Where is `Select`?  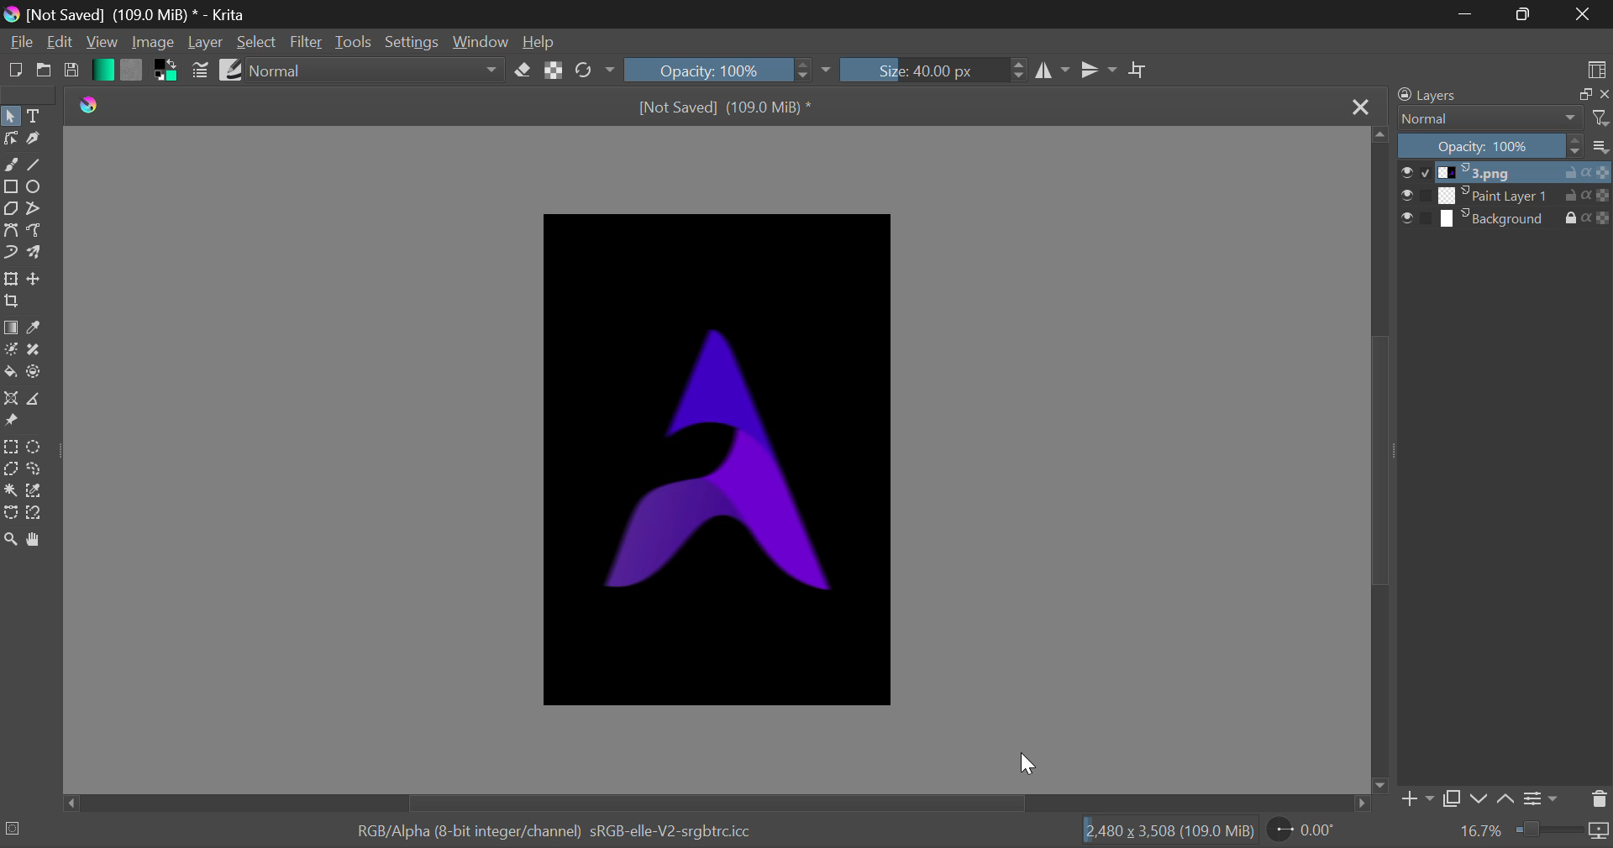 Select is located at coordinates (11, 115).